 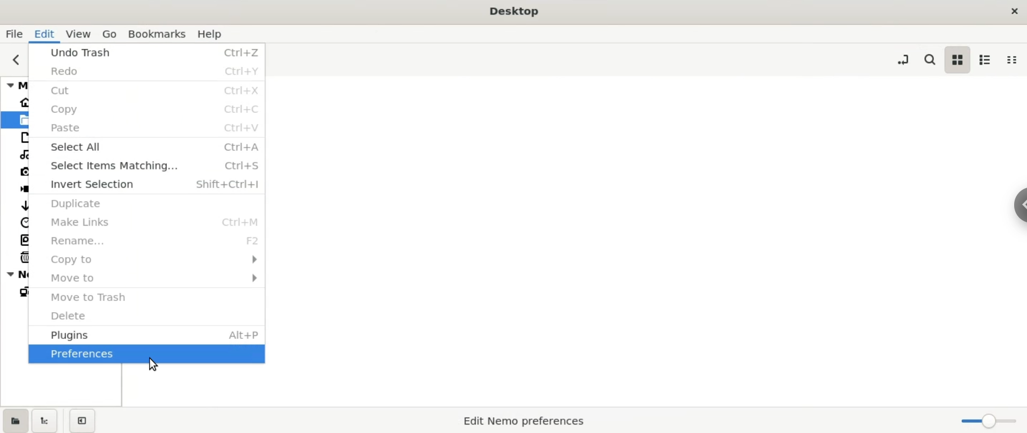 What do you see at coordinates (81, 36) in the screenshot?
I see `view` at bounding box center [81, 36].